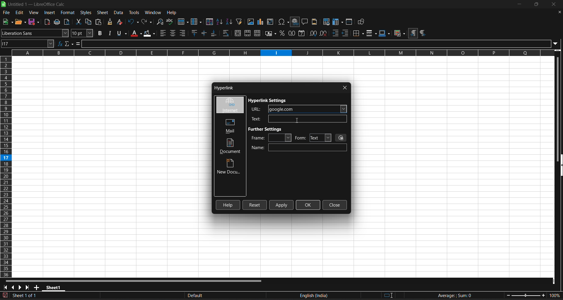  Describe the element at coordinates (291, 33) in the screenshot. I see `format as number` at that location.